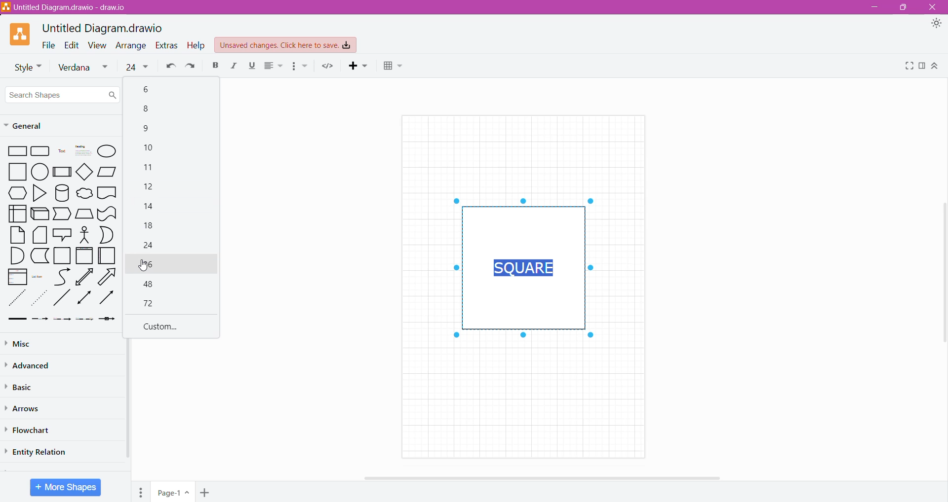 The width and height of the screenshot is (948, 502). I want to click on cloud, so click(84, 192).